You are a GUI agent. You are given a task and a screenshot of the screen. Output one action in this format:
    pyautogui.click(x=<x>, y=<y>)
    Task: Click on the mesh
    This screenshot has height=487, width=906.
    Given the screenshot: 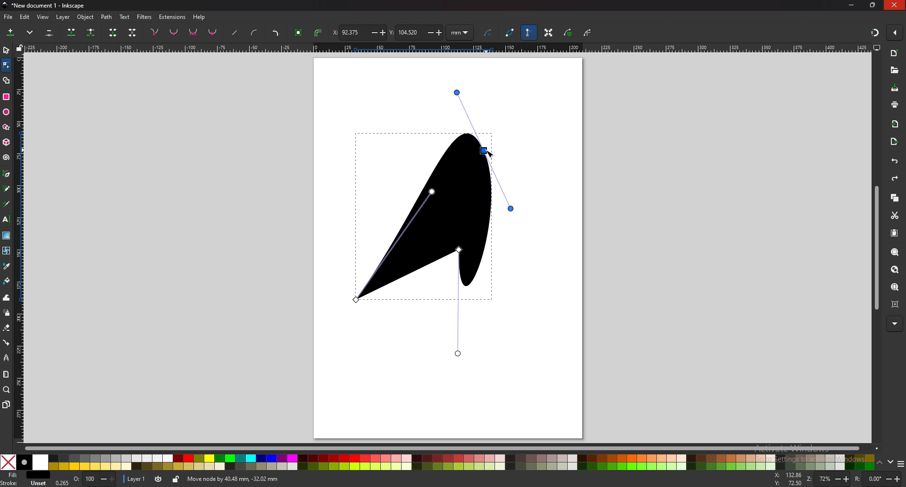 What is the action you would take?
    pyautogui.click(x=7, y=250)
    